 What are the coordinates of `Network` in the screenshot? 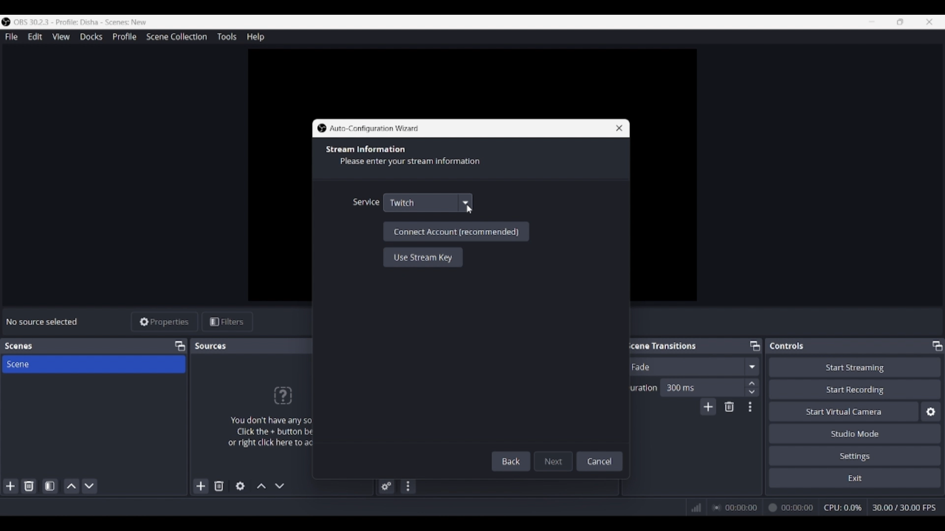 It's located at (693, 506).